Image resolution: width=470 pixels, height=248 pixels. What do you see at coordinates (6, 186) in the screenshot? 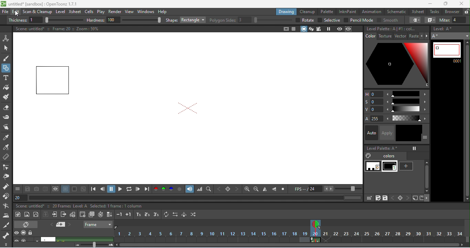
I see `pump` at bounding box center [6, 186].